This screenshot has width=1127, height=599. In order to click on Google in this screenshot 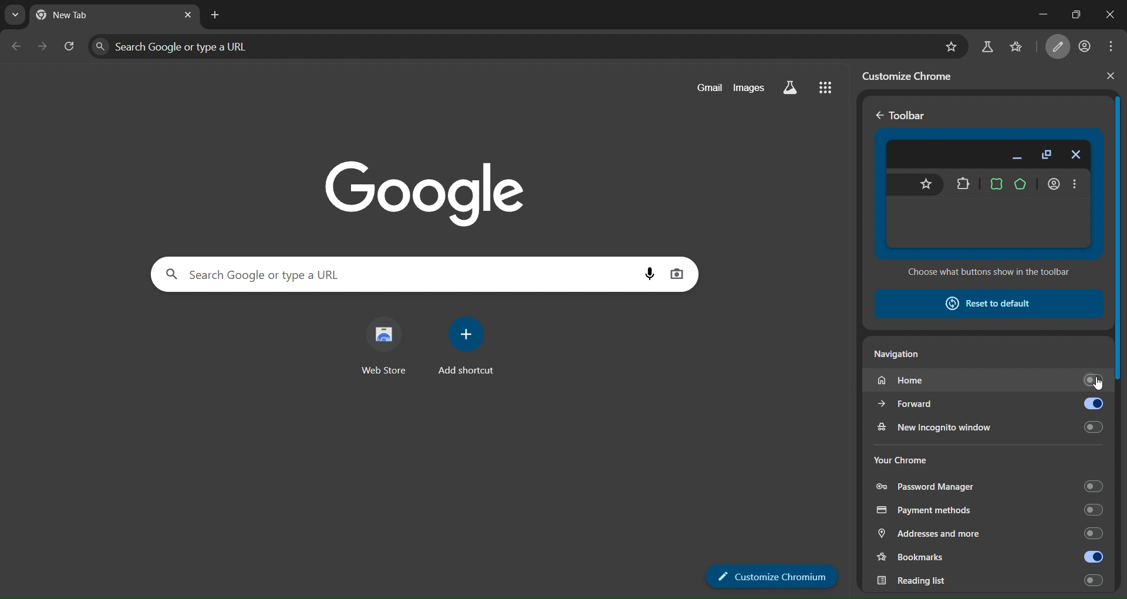, I will do `click(420, 184)`.